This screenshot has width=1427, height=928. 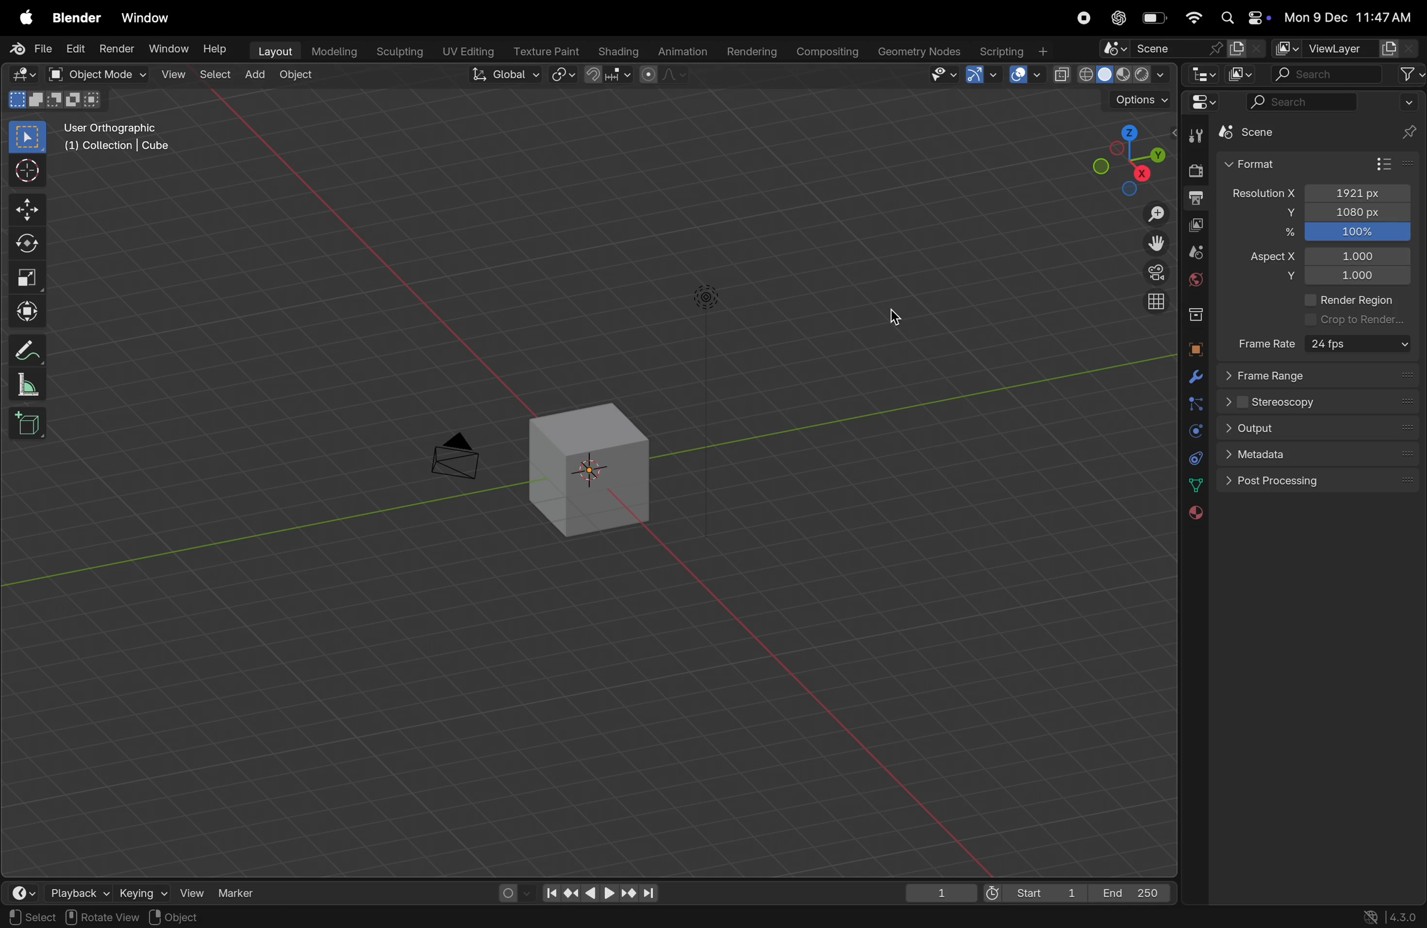 I want to click on object, so click(x=1194, y=349).